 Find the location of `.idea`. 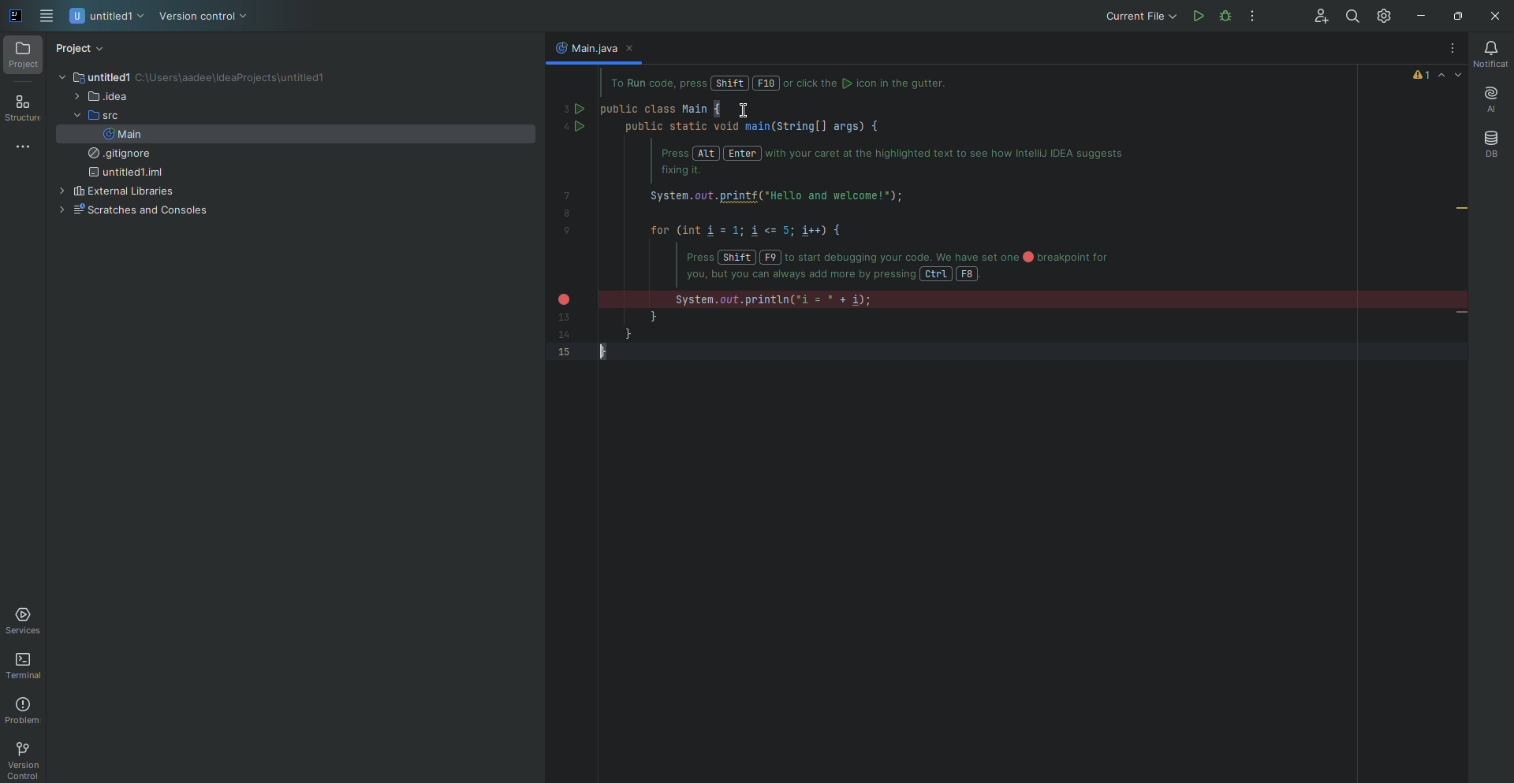

.idea is located at coordinates (100, 98).